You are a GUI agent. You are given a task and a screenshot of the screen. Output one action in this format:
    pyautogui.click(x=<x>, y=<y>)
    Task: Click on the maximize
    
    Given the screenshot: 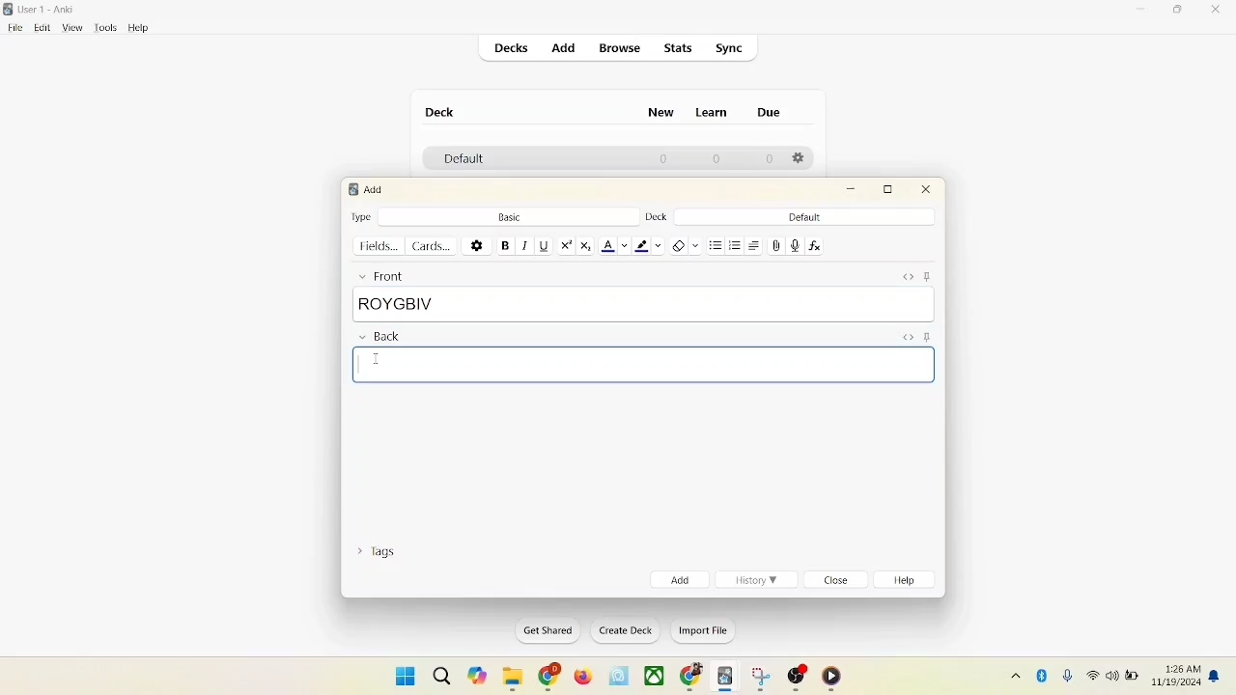 What is the action you would take?
    pyautogui.click(x=1180, y=13)
    